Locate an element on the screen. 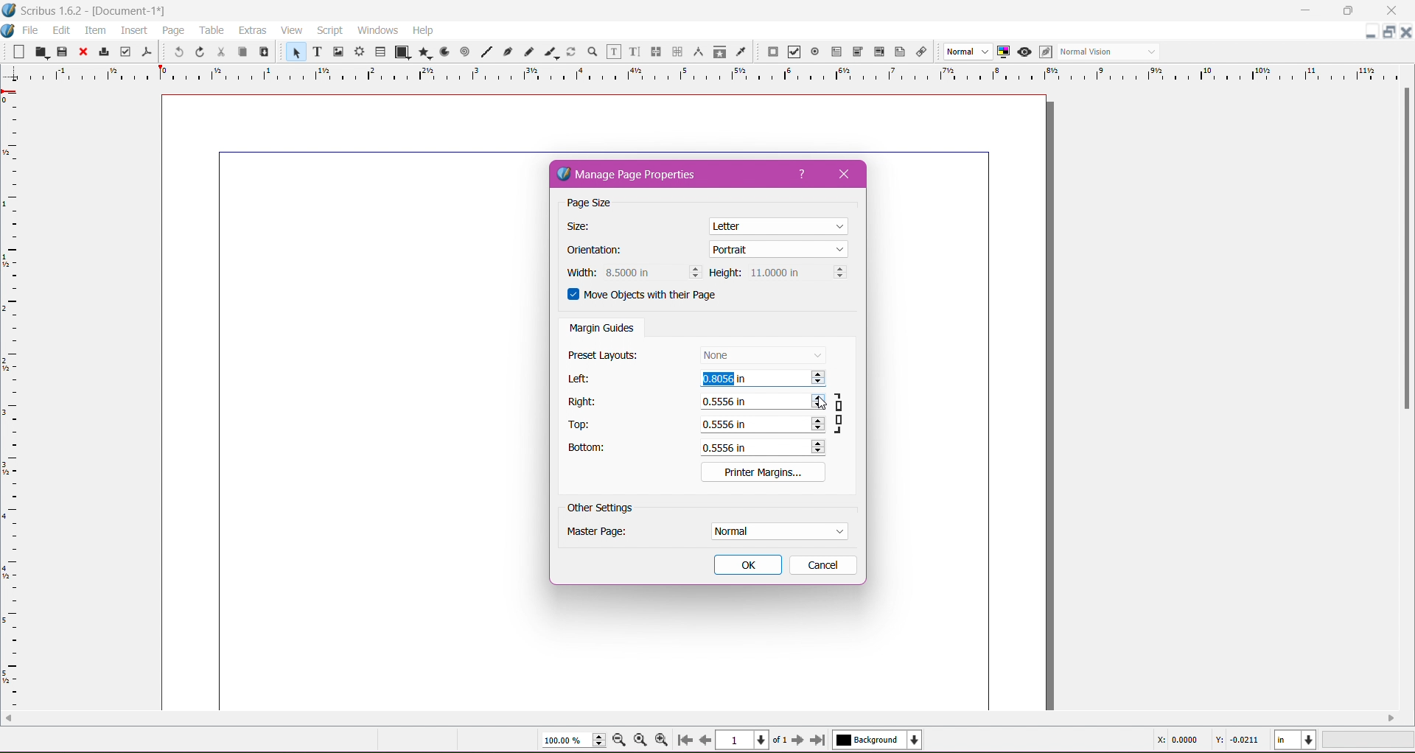 The height and width of the screenshot is (753, 1415). Text Frame is located at coordinates (316, 52).